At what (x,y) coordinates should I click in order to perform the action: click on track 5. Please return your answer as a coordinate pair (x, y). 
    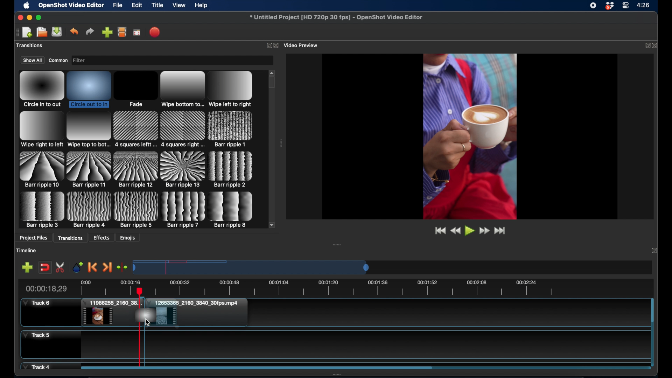
    Looking at the image, I should click on (36, 335).